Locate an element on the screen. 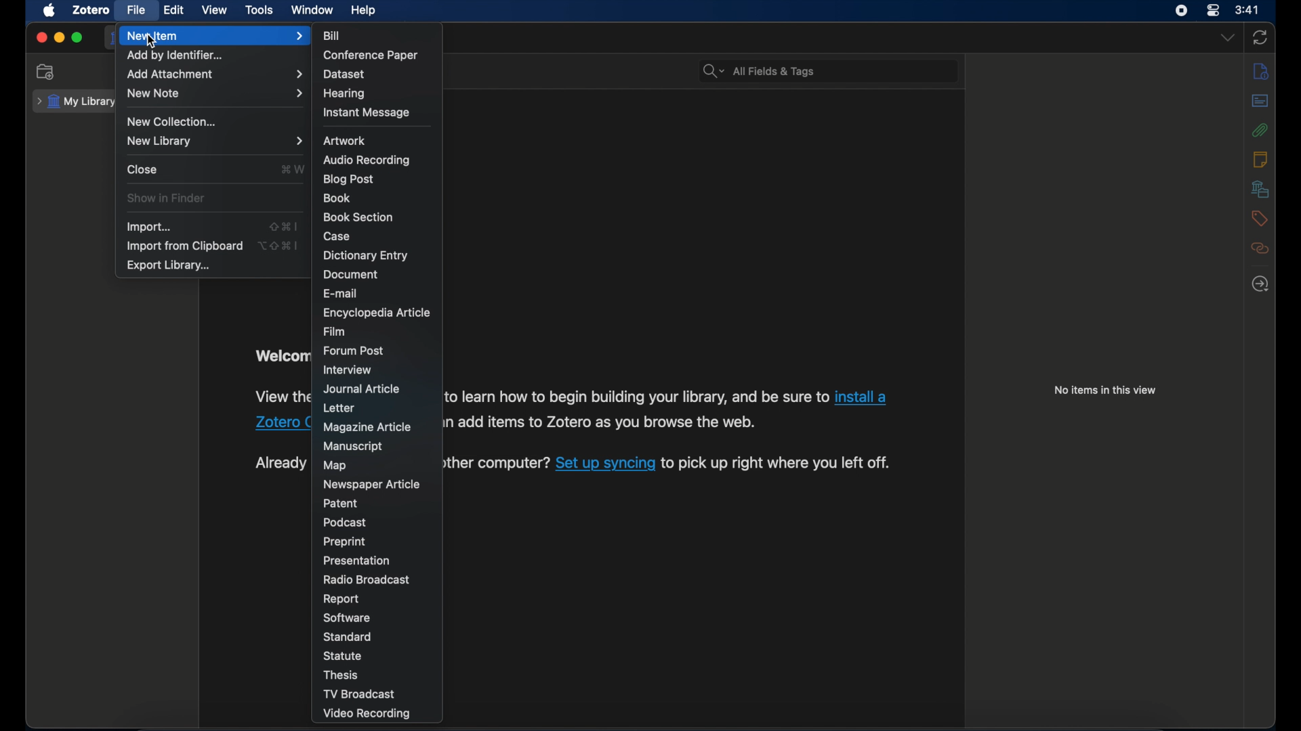  document is located at coordinates (350, 274).